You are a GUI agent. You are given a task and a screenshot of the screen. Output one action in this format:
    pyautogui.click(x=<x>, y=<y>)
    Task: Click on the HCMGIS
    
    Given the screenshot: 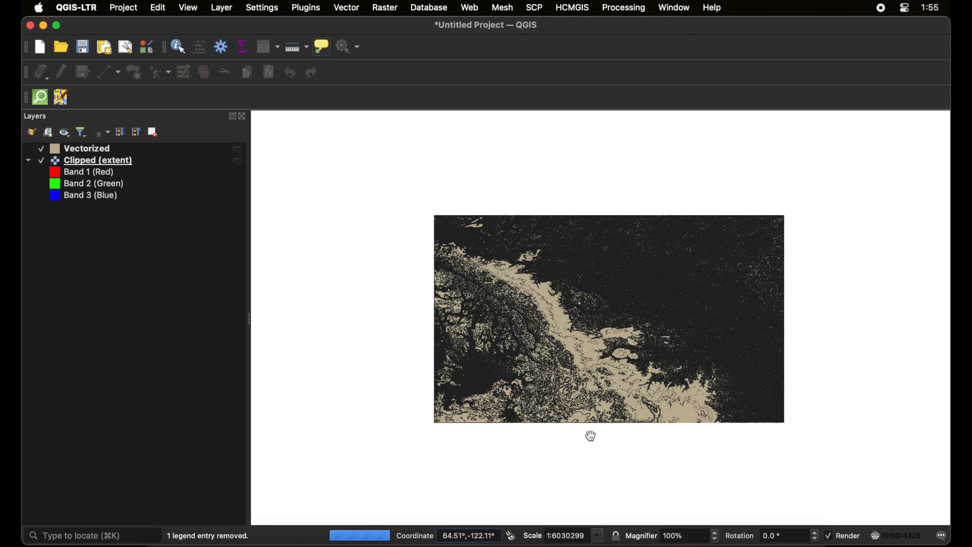 What is the action you would take?
    pyautogui.click(x=572, y=7)
    